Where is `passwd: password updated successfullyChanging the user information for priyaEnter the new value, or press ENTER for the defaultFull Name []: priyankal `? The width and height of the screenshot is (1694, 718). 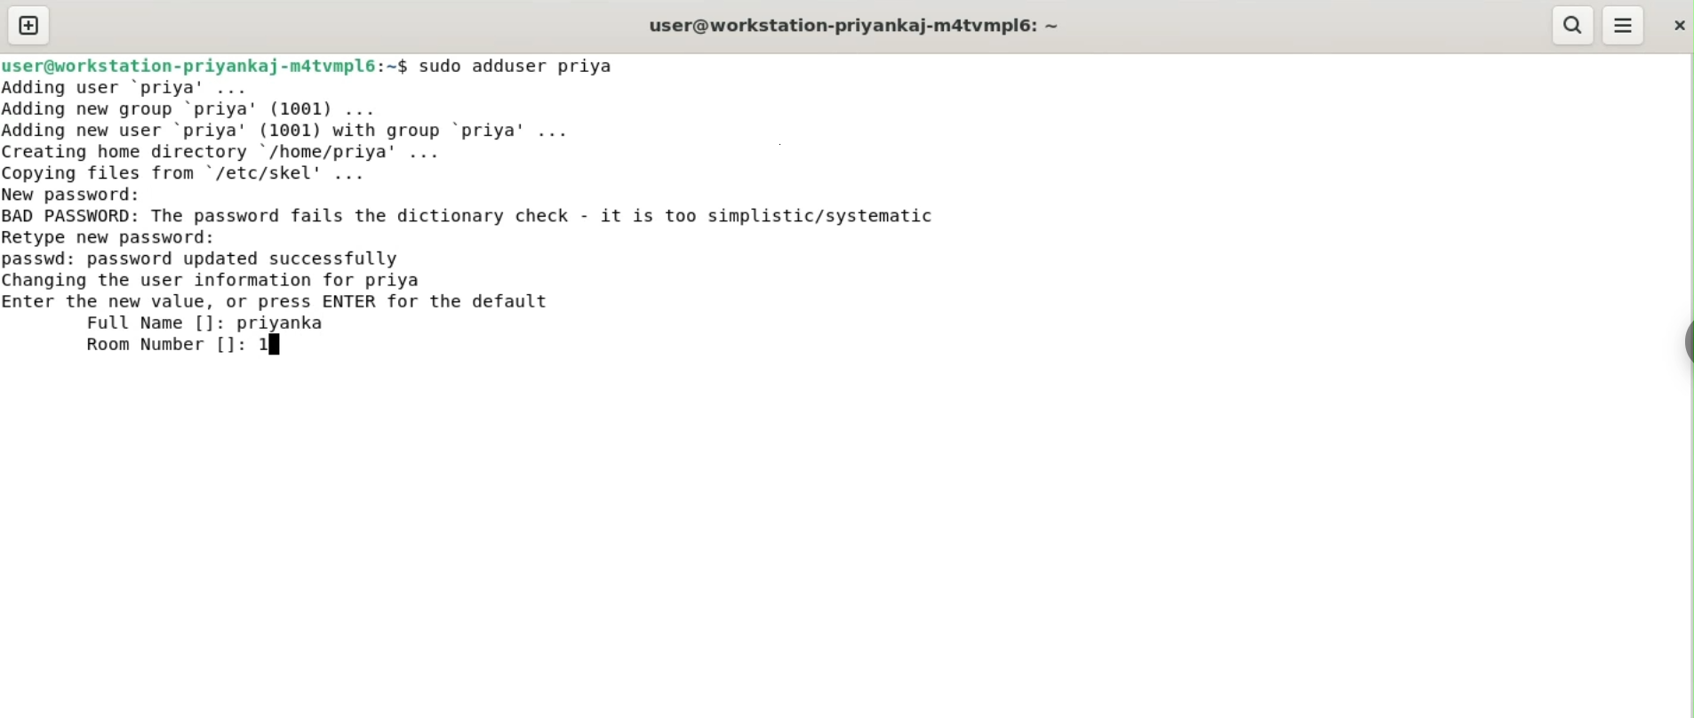 passwd: password updated successfullyChanging the user information for priyaEnter the new value, or press ENTER for the defaultFull Name []: priyankal  is located at coordinates (279, 291).